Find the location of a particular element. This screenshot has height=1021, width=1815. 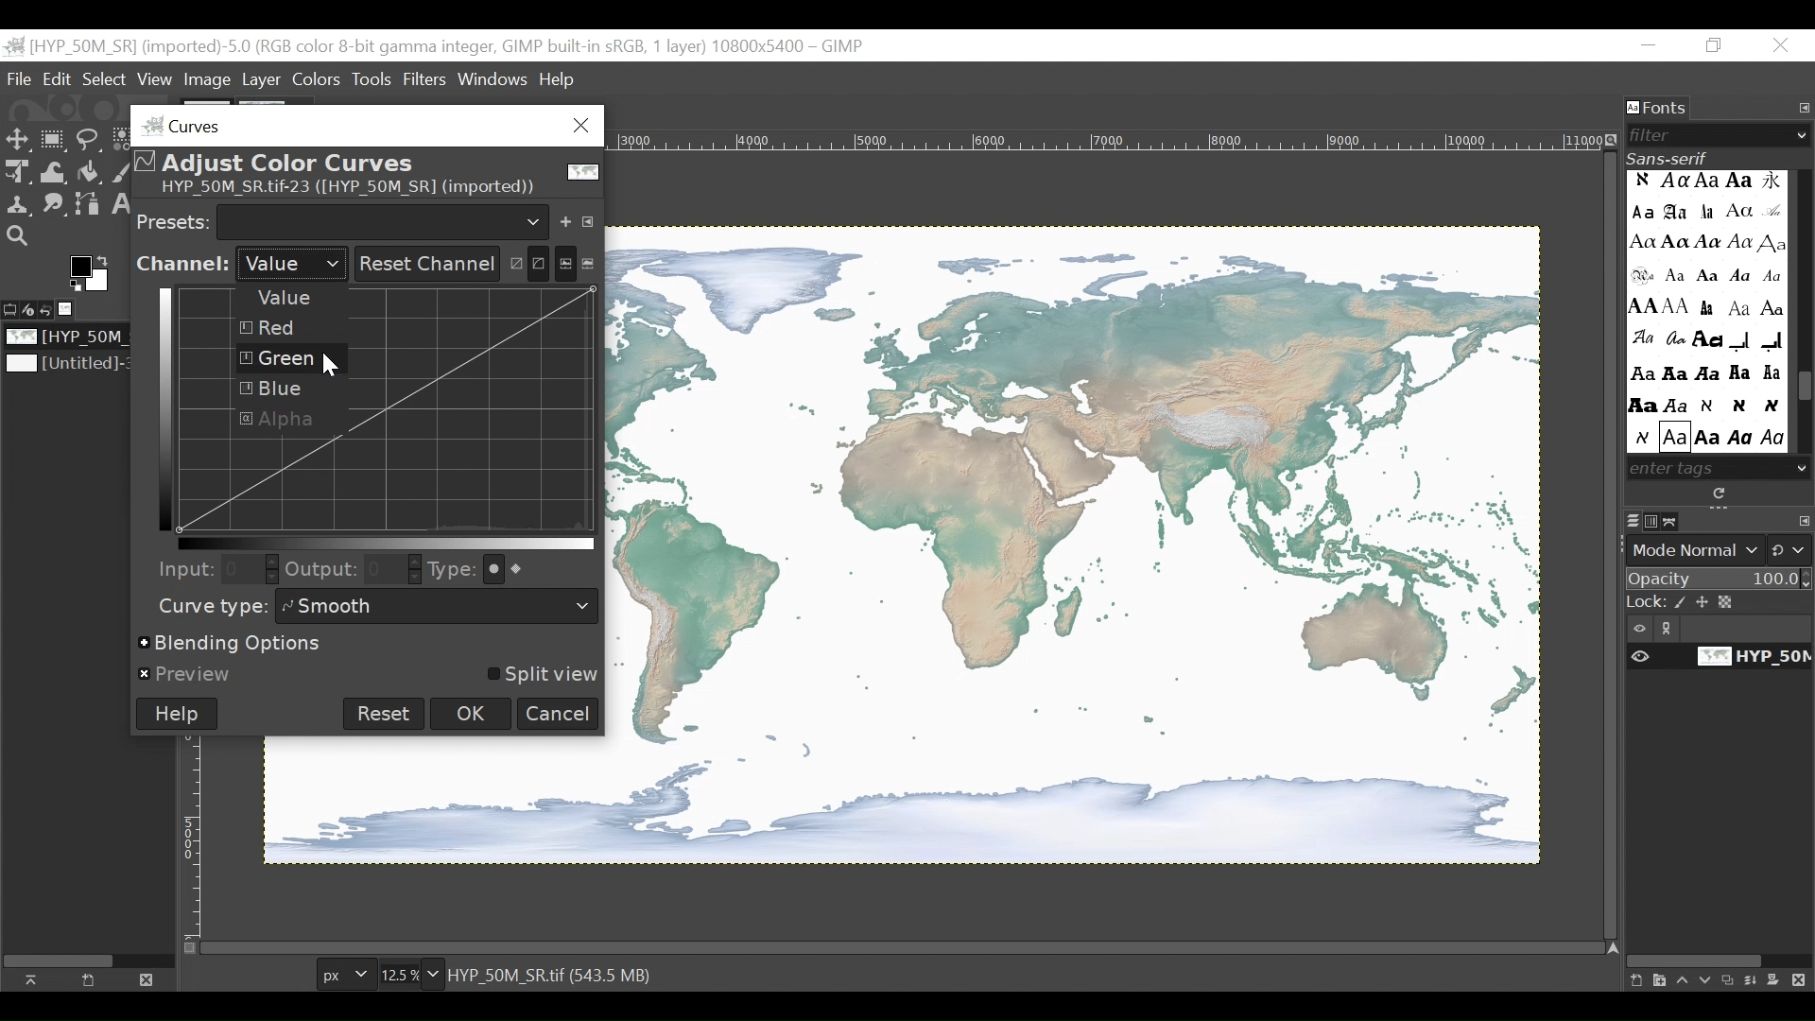

Warp Transform is located at coordinates (55, 173).